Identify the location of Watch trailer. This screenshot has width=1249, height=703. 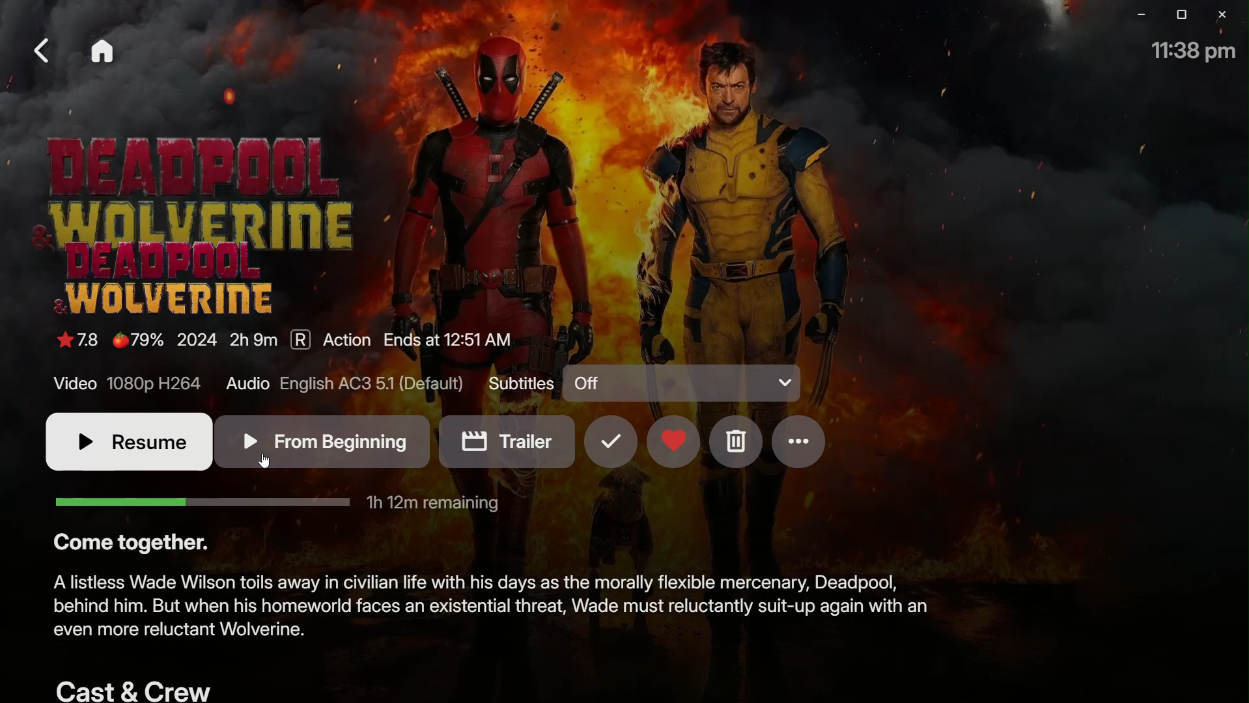
(504, 440).